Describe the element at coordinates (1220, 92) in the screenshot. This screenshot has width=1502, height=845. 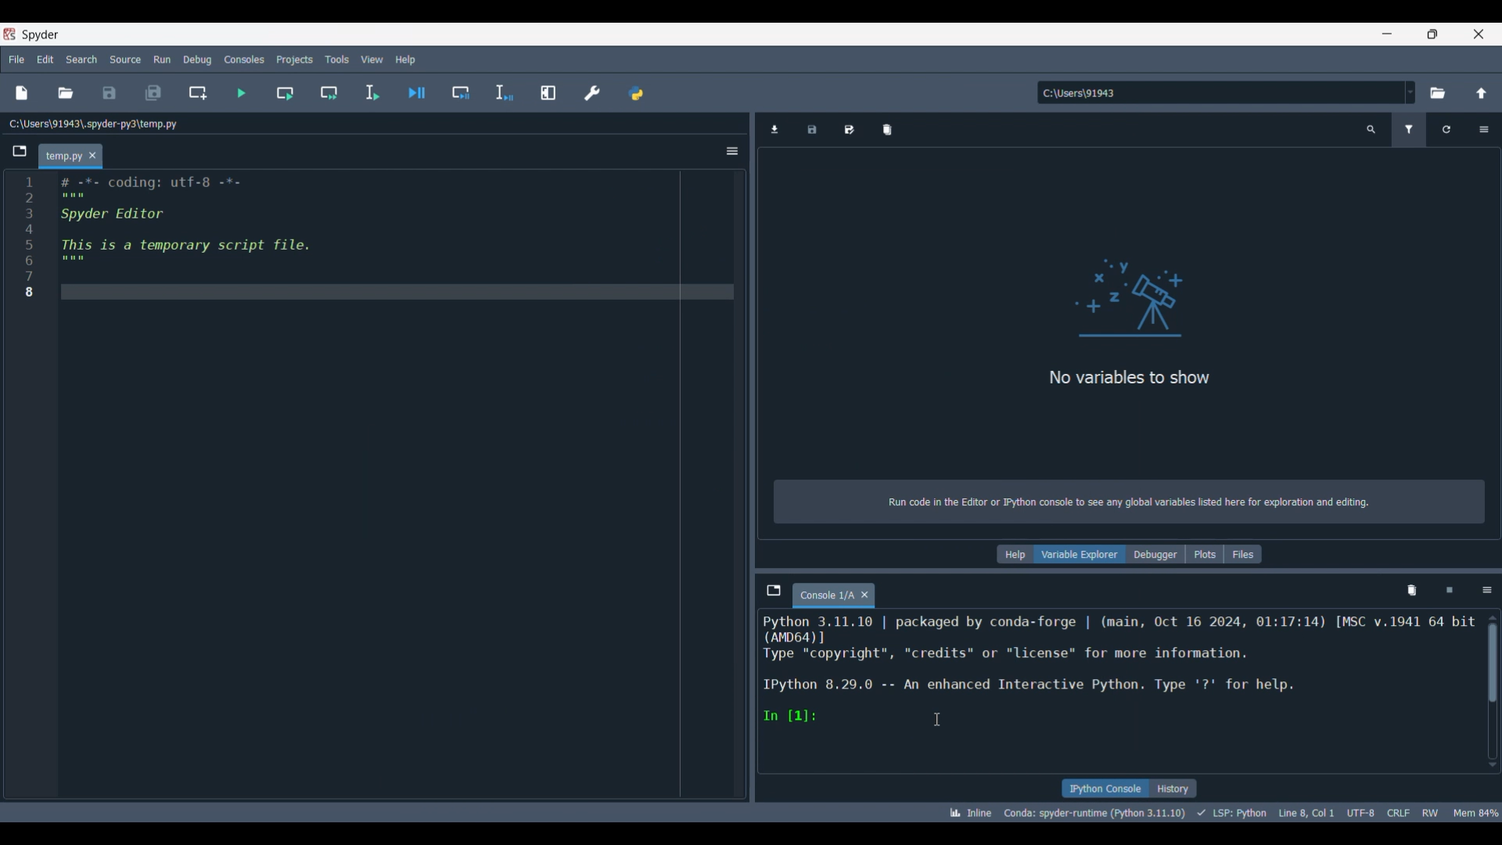
I see `Enter location` at that location.